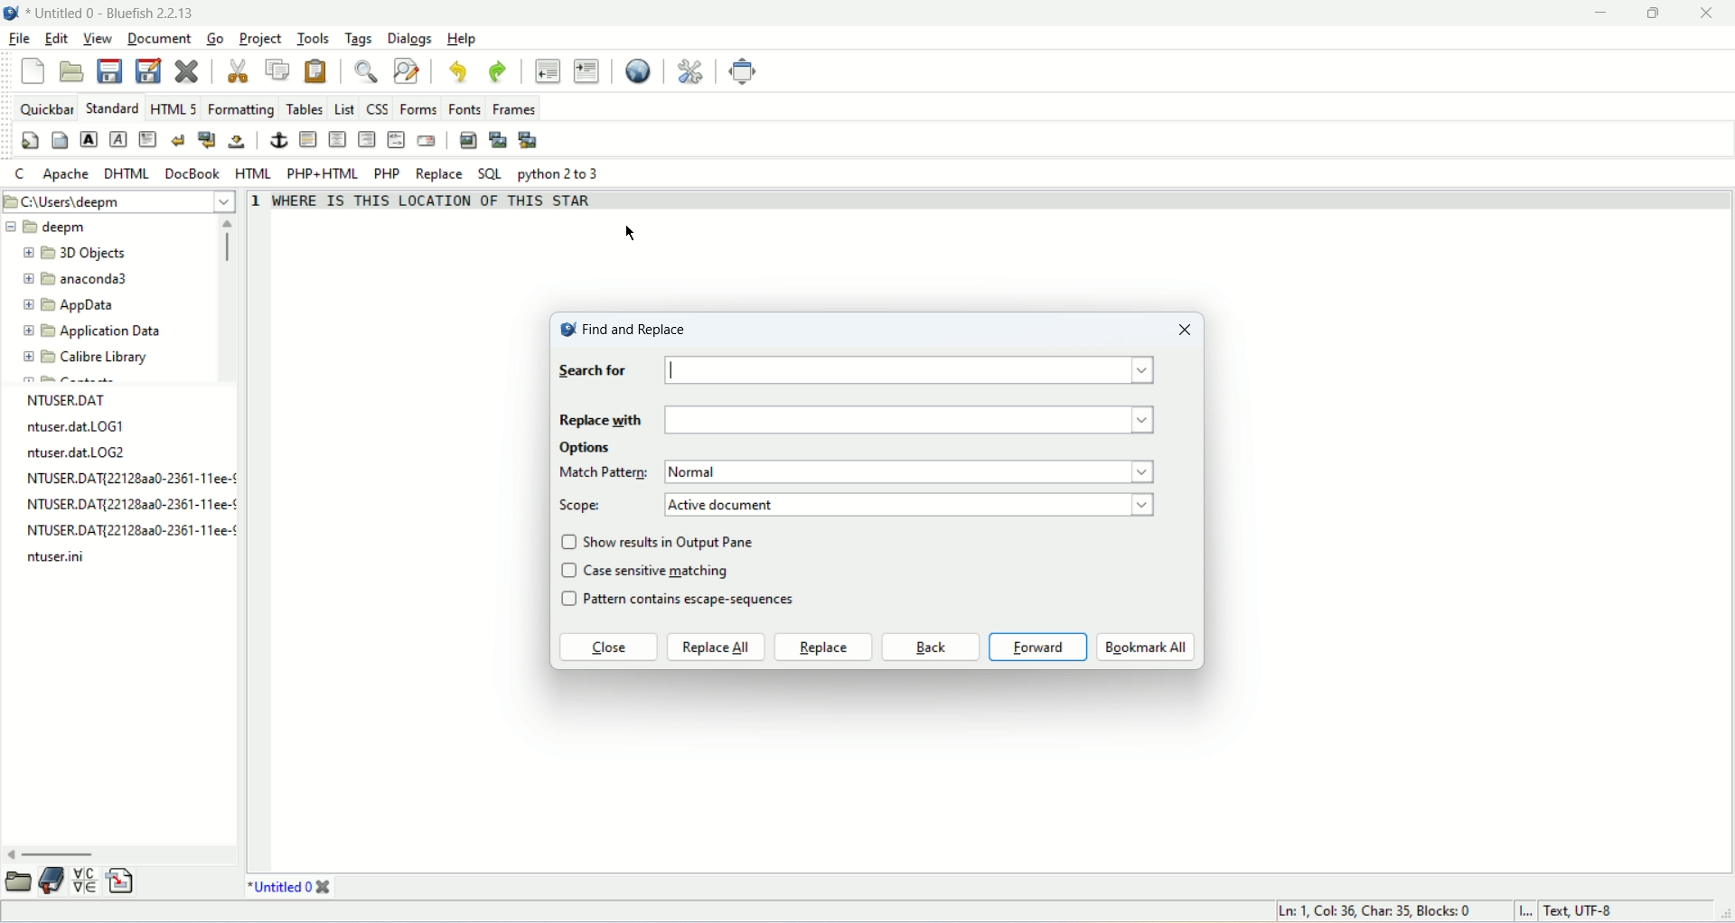  What do you see at coordinates (30, 141) in the screenshot?
I see `quick settings` at bounding box center [30, 141].